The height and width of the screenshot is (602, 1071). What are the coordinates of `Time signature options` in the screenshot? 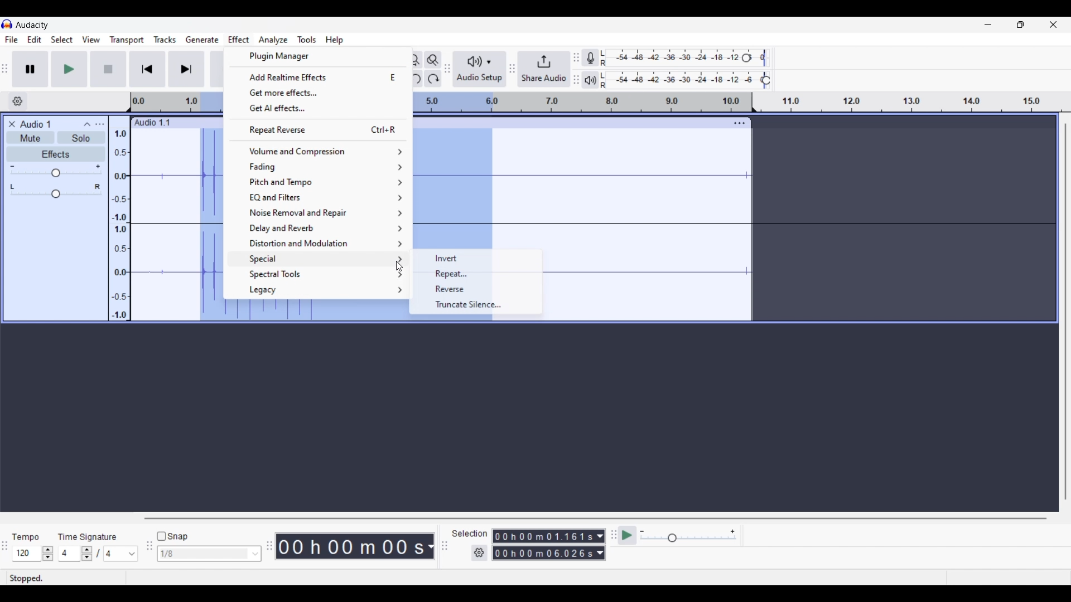 It's located at (122, 554).